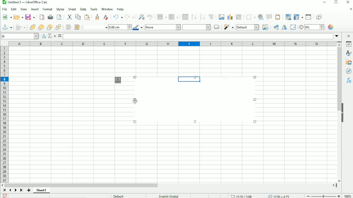  What do you see at coordinates (230, 17) in the screenshot?
I see `Insert chart` at bounding box center [230, 17].